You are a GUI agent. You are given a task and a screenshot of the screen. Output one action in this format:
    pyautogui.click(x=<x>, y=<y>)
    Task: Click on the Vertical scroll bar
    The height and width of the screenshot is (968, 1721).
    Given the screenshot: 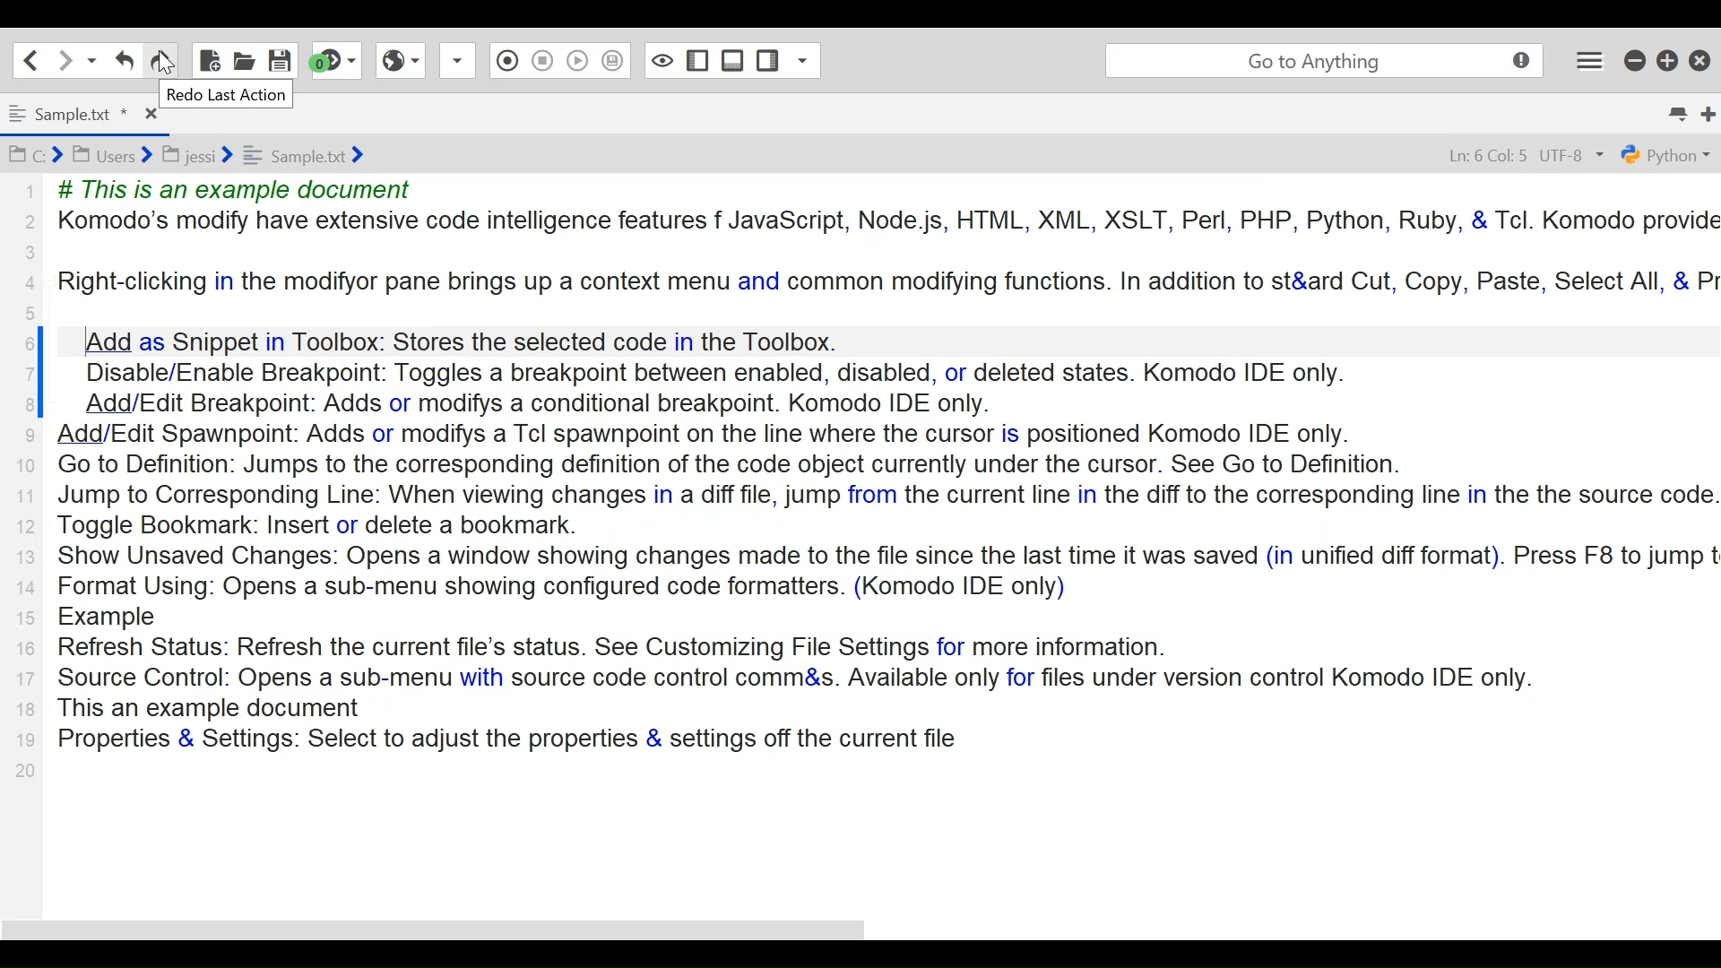 What is the action you would take?
    pyautogui.click(x=40, y=372)
    